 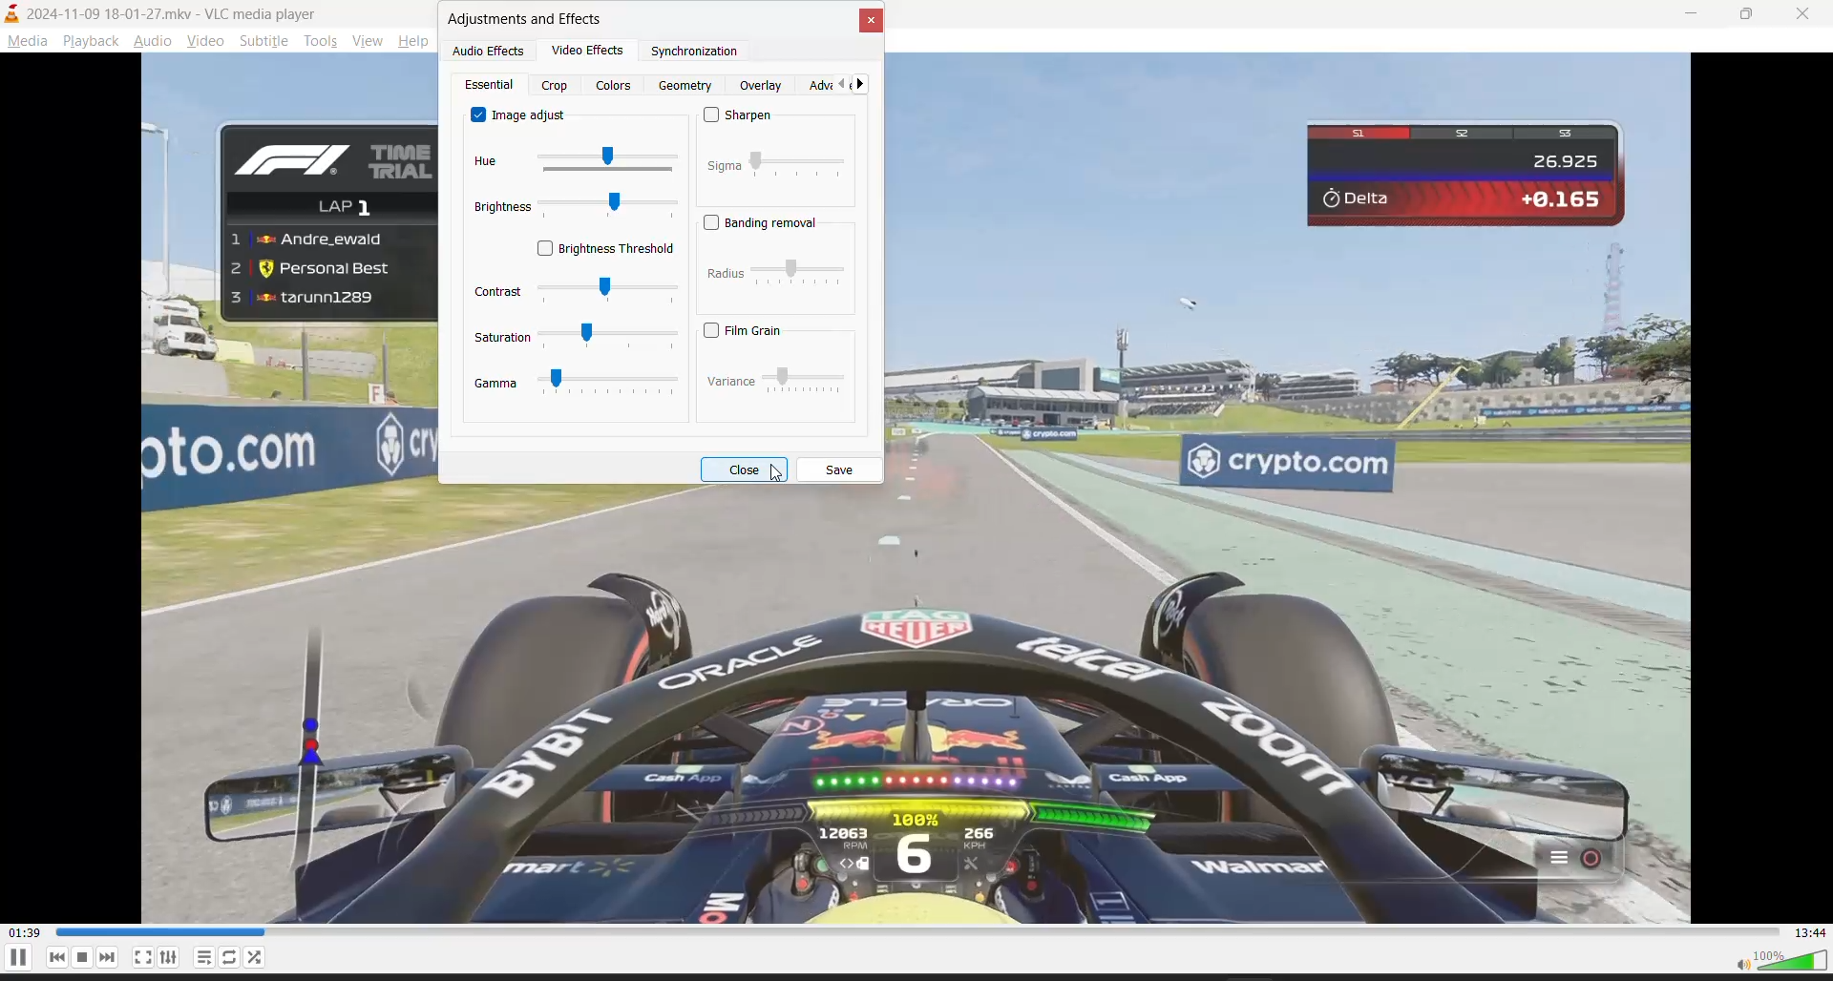 What do you see at coordinates (919, 711) in the screenshot?
I see `video contrast increased` at bounding box center [919, 711].